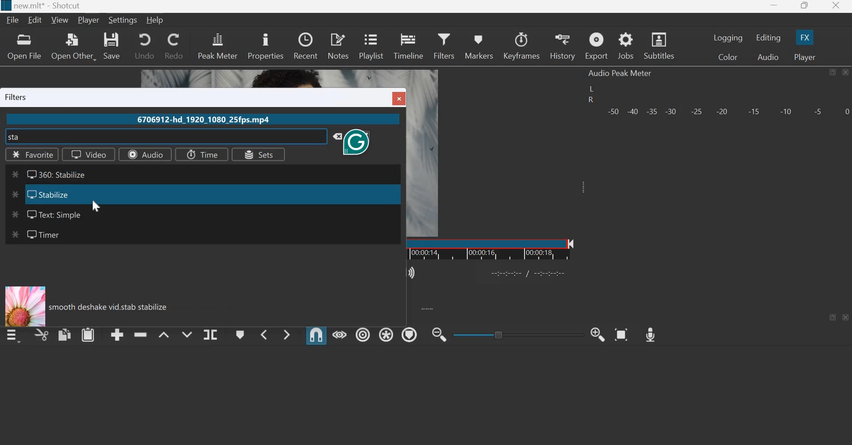  What do you see at coordinates (59, 21) in the screenshot?
I see `View` at bounding box center [59, 21].